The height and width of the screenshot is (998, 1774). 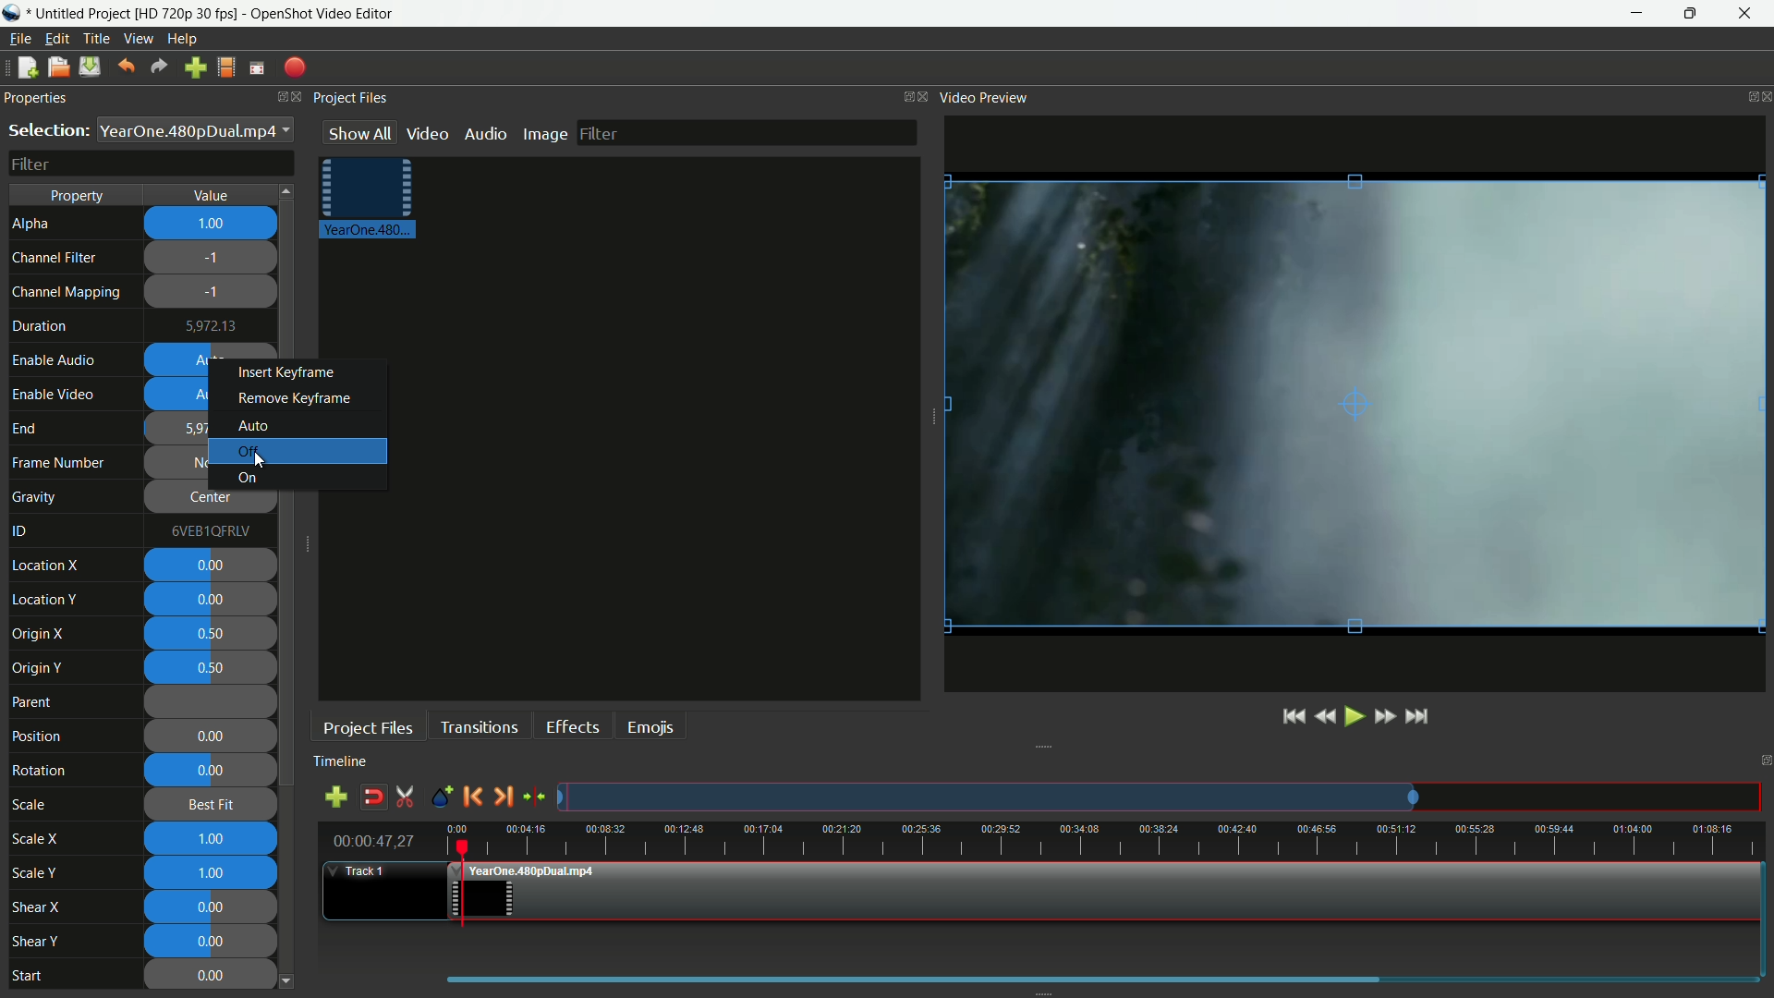 What do you see at coordinates (1763, 761) in the screenshot?
I see `close timeline` at bounding box center [1763, 761].